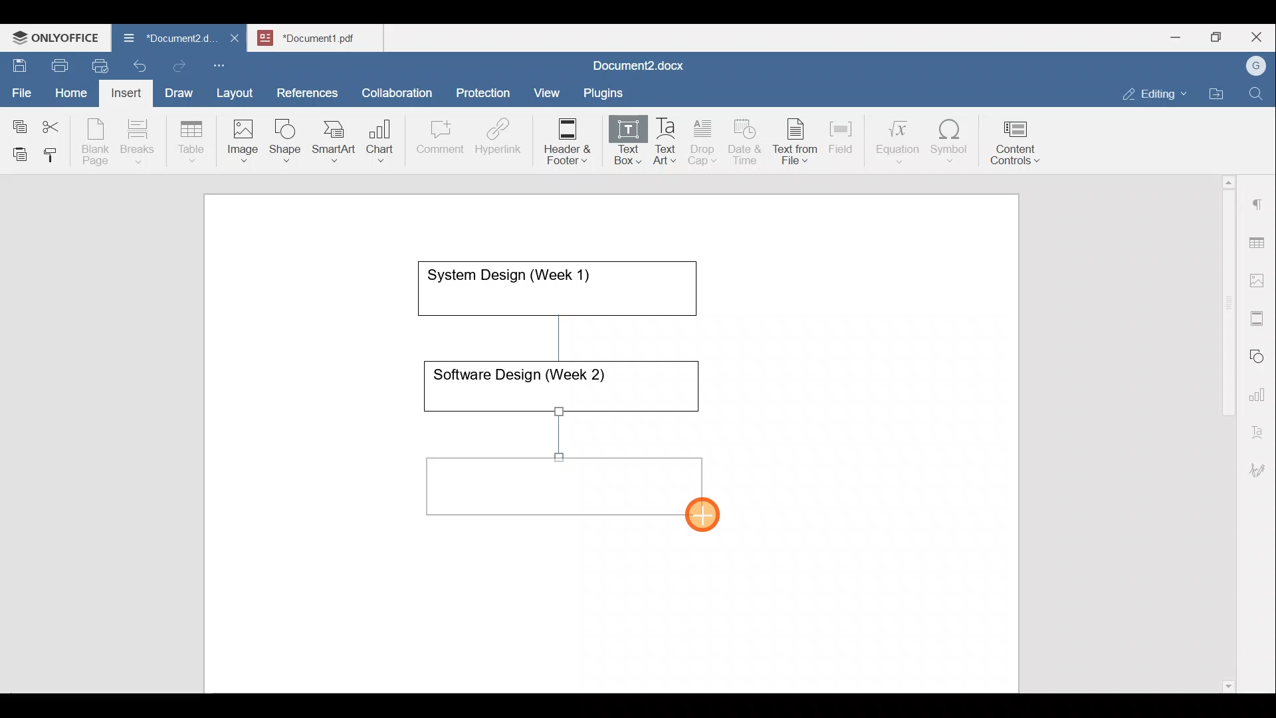 This screenshot has height=718, width=1276. What do you see at coordinates (1155, 91) in the screenshot?
I see `Editing mode` at bounding box center [1155, 91].